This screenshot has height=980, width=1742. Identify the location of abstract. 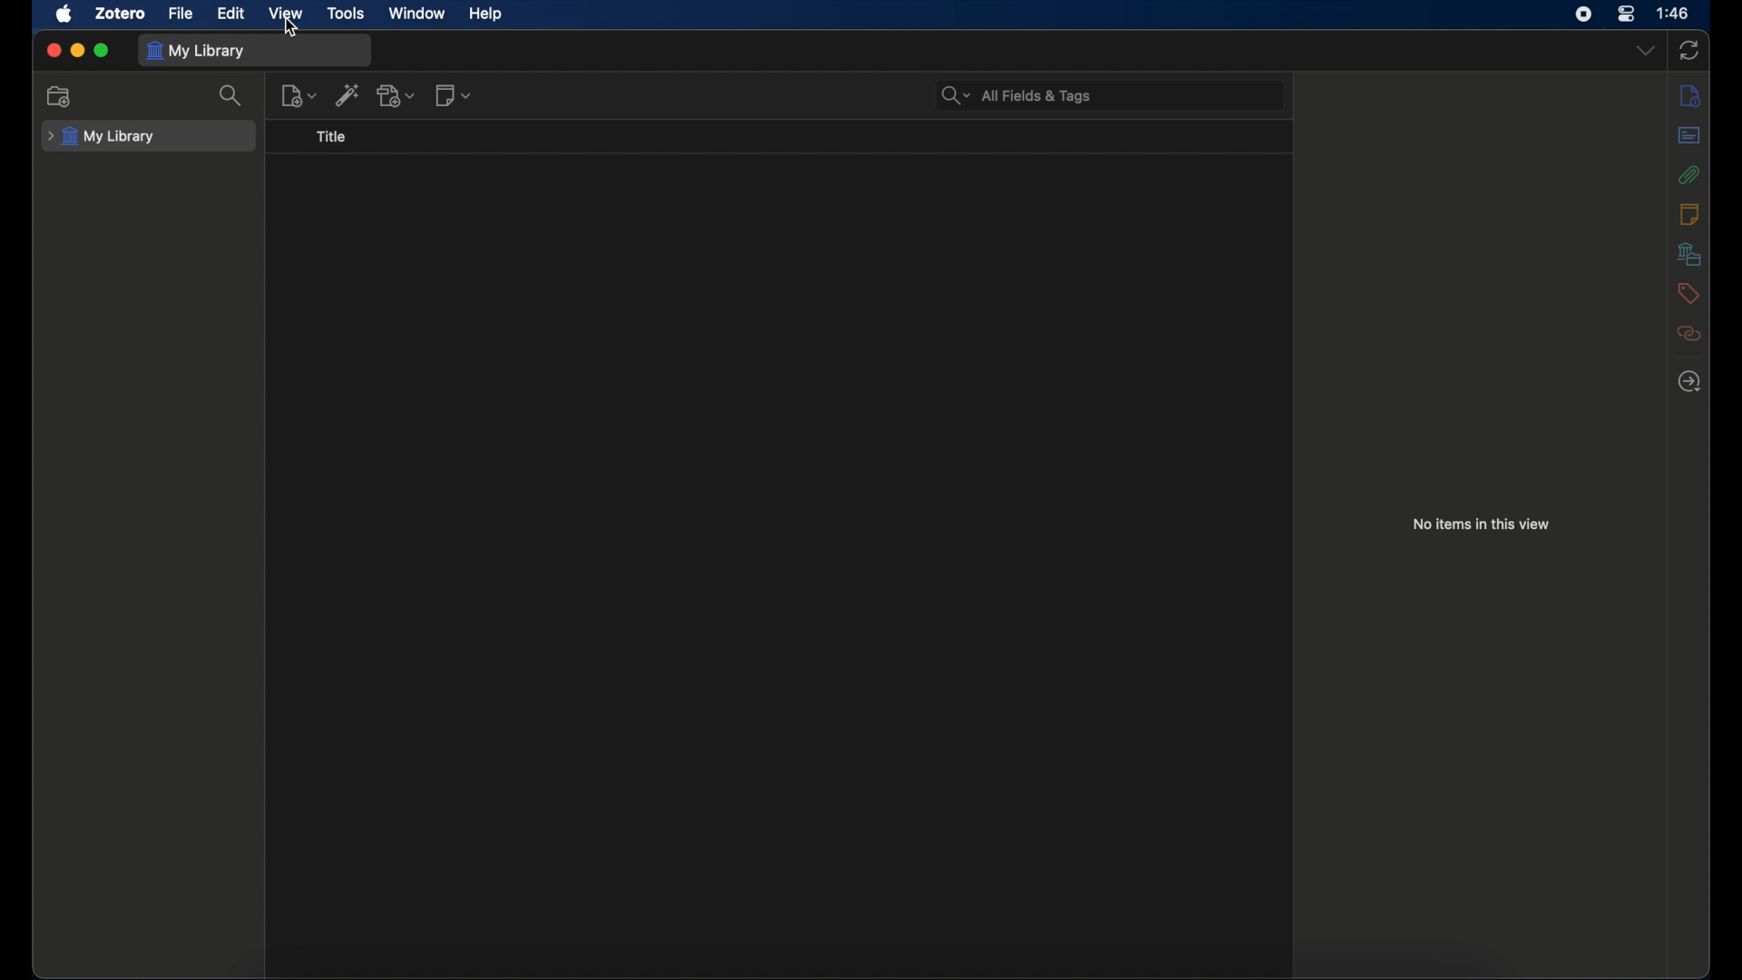
(1691, 134).